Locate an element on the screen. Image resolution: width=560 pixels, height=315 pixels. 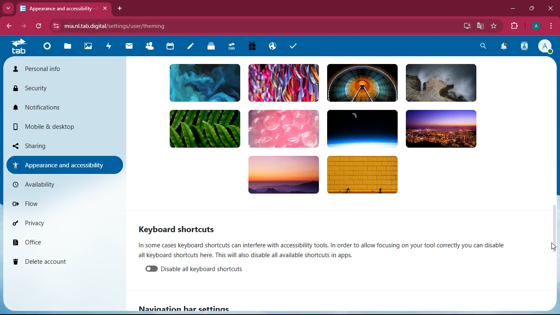
cursor is located at coordinates (550, 248).